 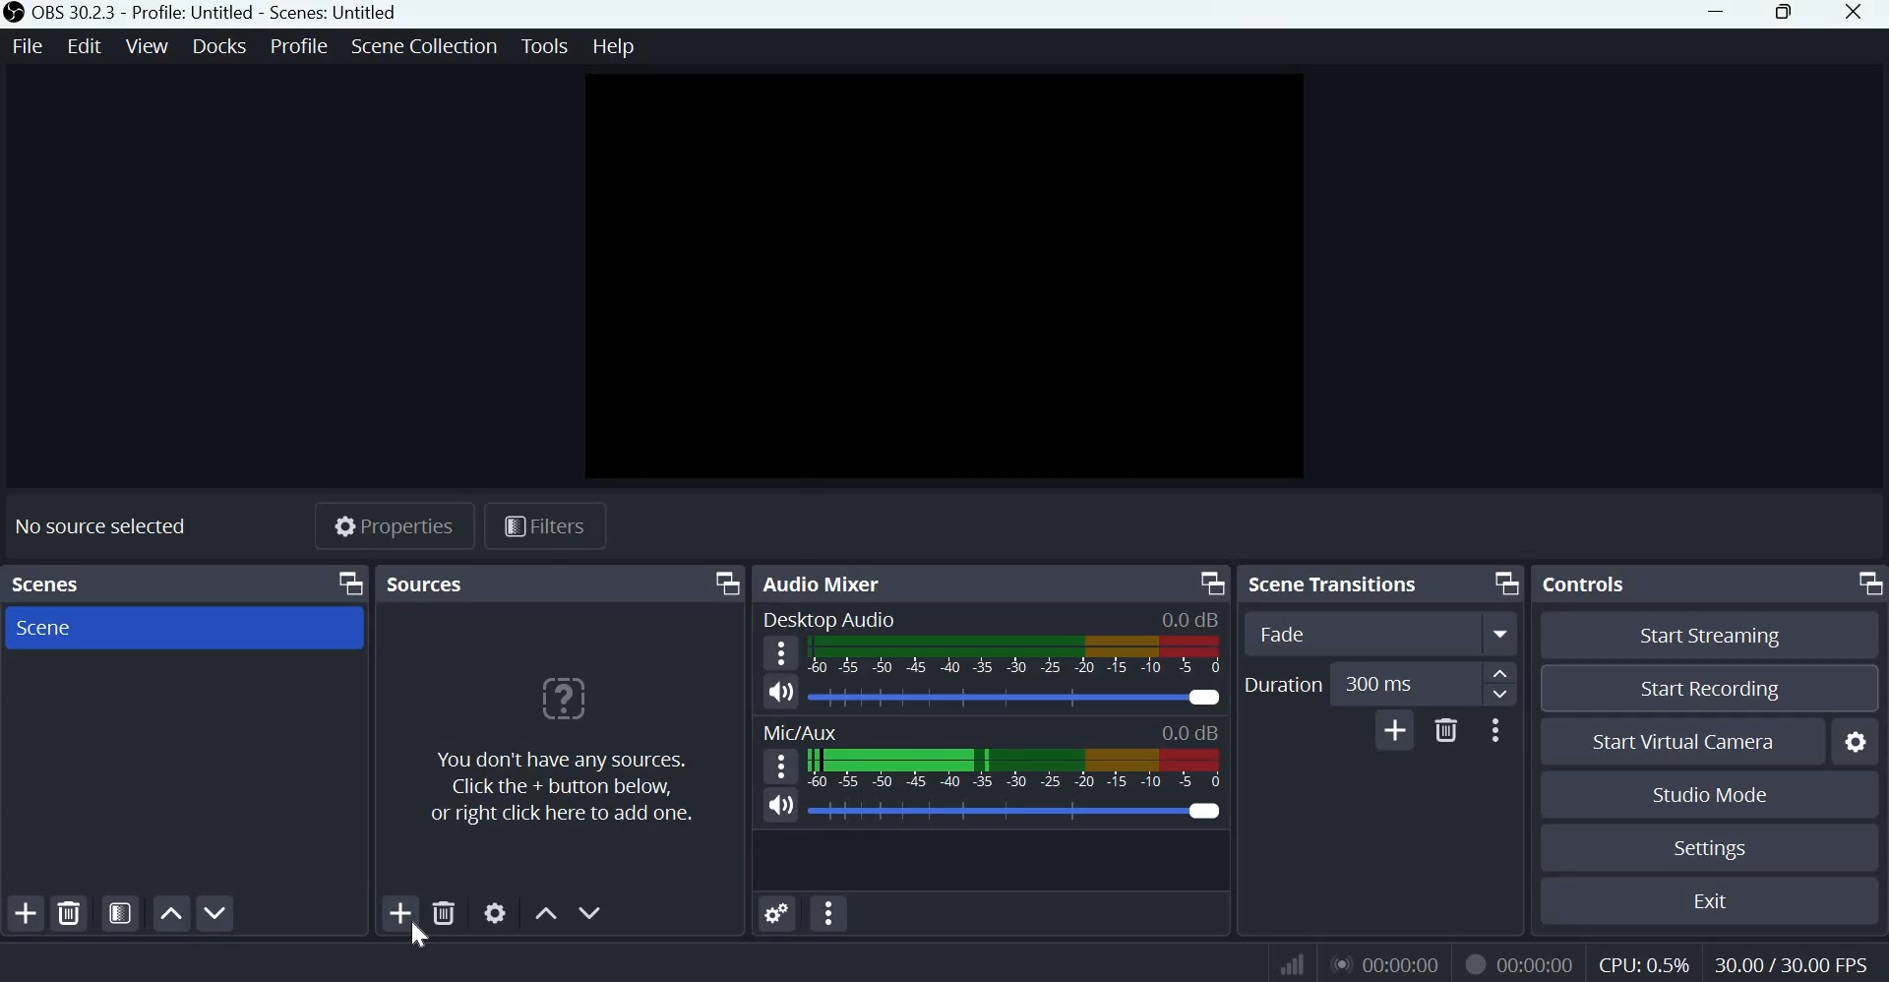 I want to click on Start streaming, so click(x=1712, y=637).